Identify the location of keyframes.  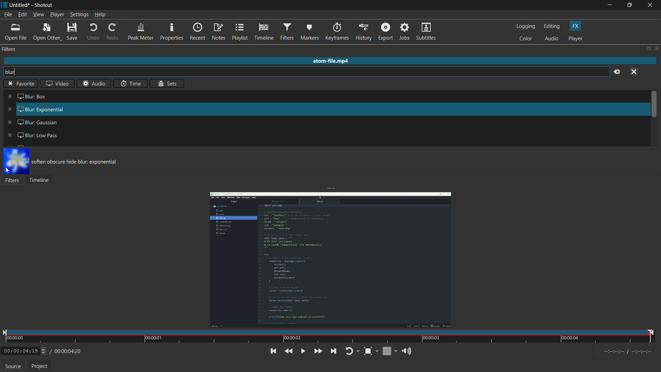
(337, 32).